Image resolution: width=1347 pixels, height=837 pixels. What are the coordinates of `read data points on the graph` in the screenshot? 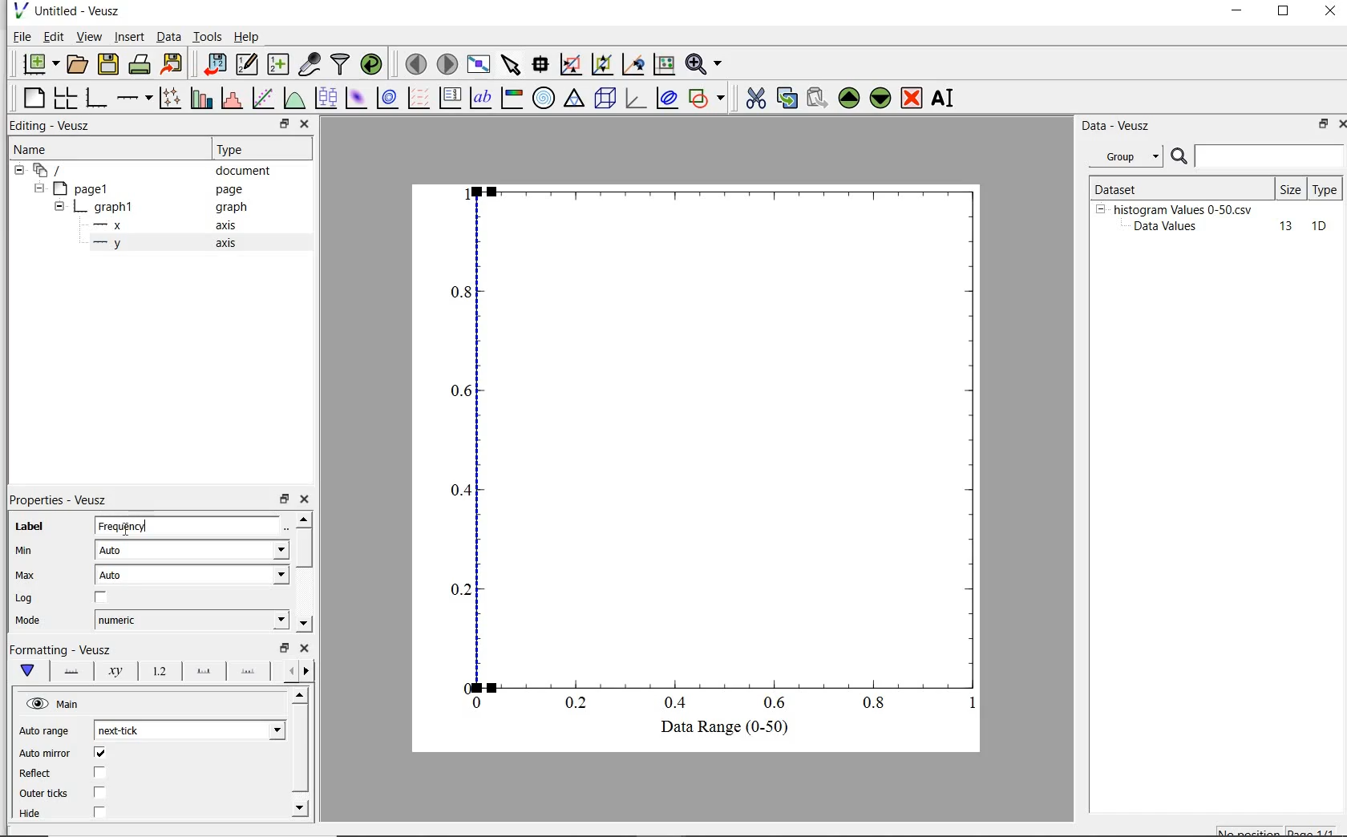 It's located at (542, 64).